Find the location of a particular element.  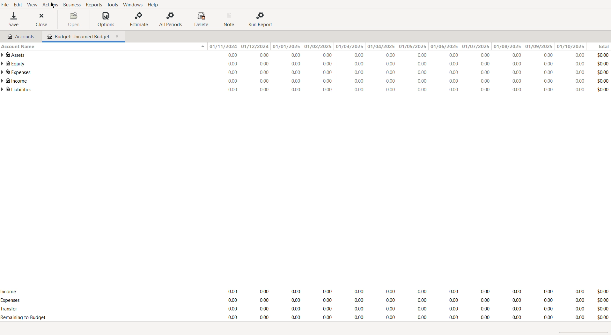

Dates is located at coordinates (397, 46).